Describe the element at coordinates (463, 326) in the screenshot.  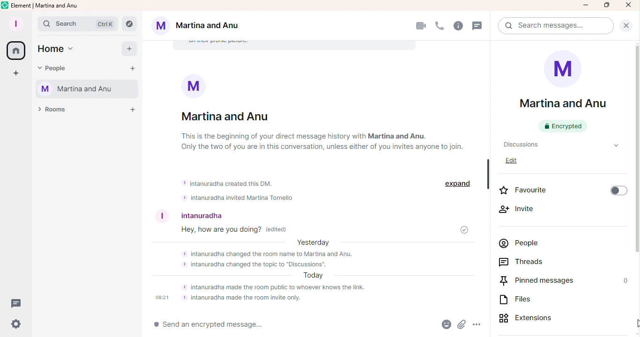
I see `Attachment` at that location.